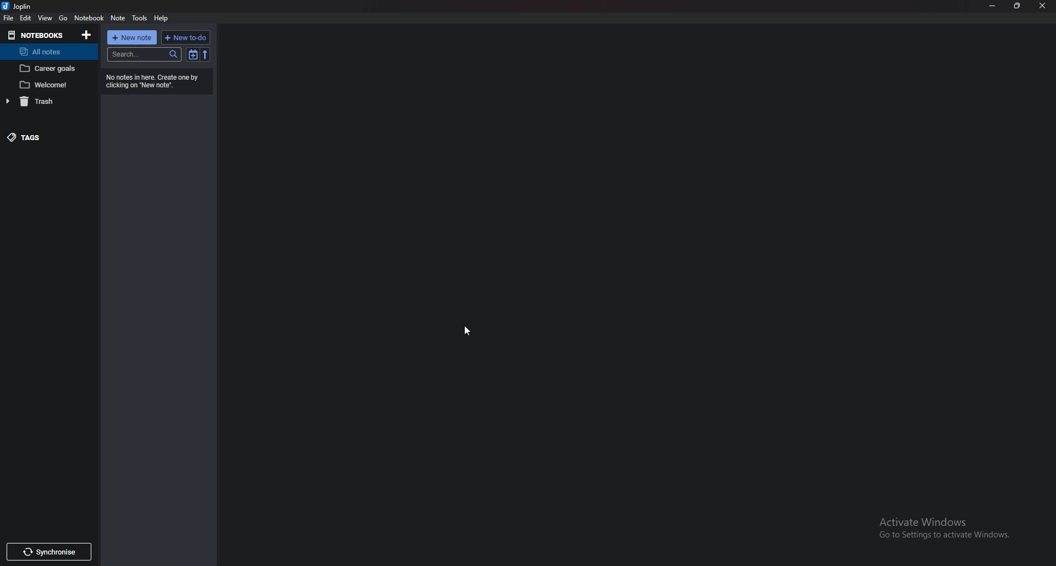 The image size is (1056, 566). I want to click on toggle sort, so click(193, 54).